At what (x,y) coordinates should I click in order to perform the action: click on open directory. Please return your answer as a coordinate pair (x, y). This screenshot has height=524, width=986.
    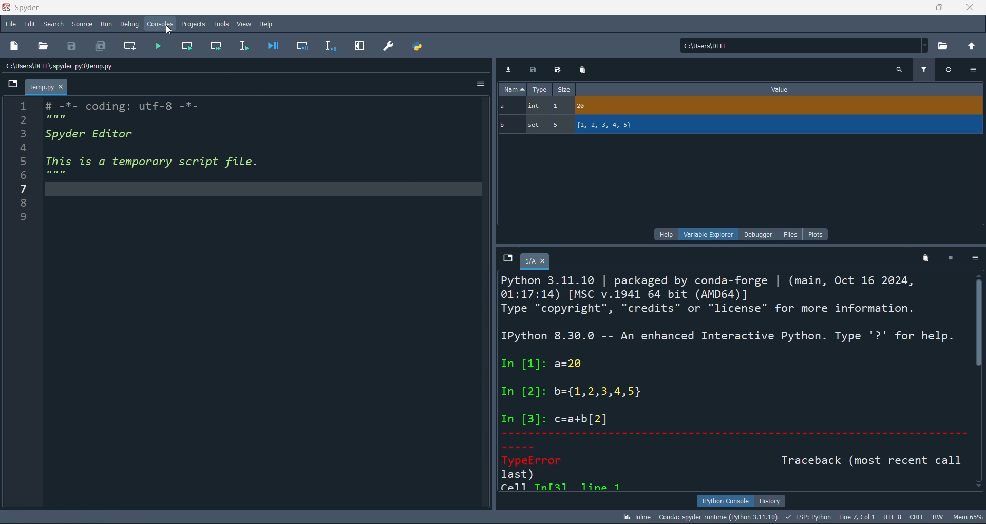
    Looking at the image, I should click on (945, 47).